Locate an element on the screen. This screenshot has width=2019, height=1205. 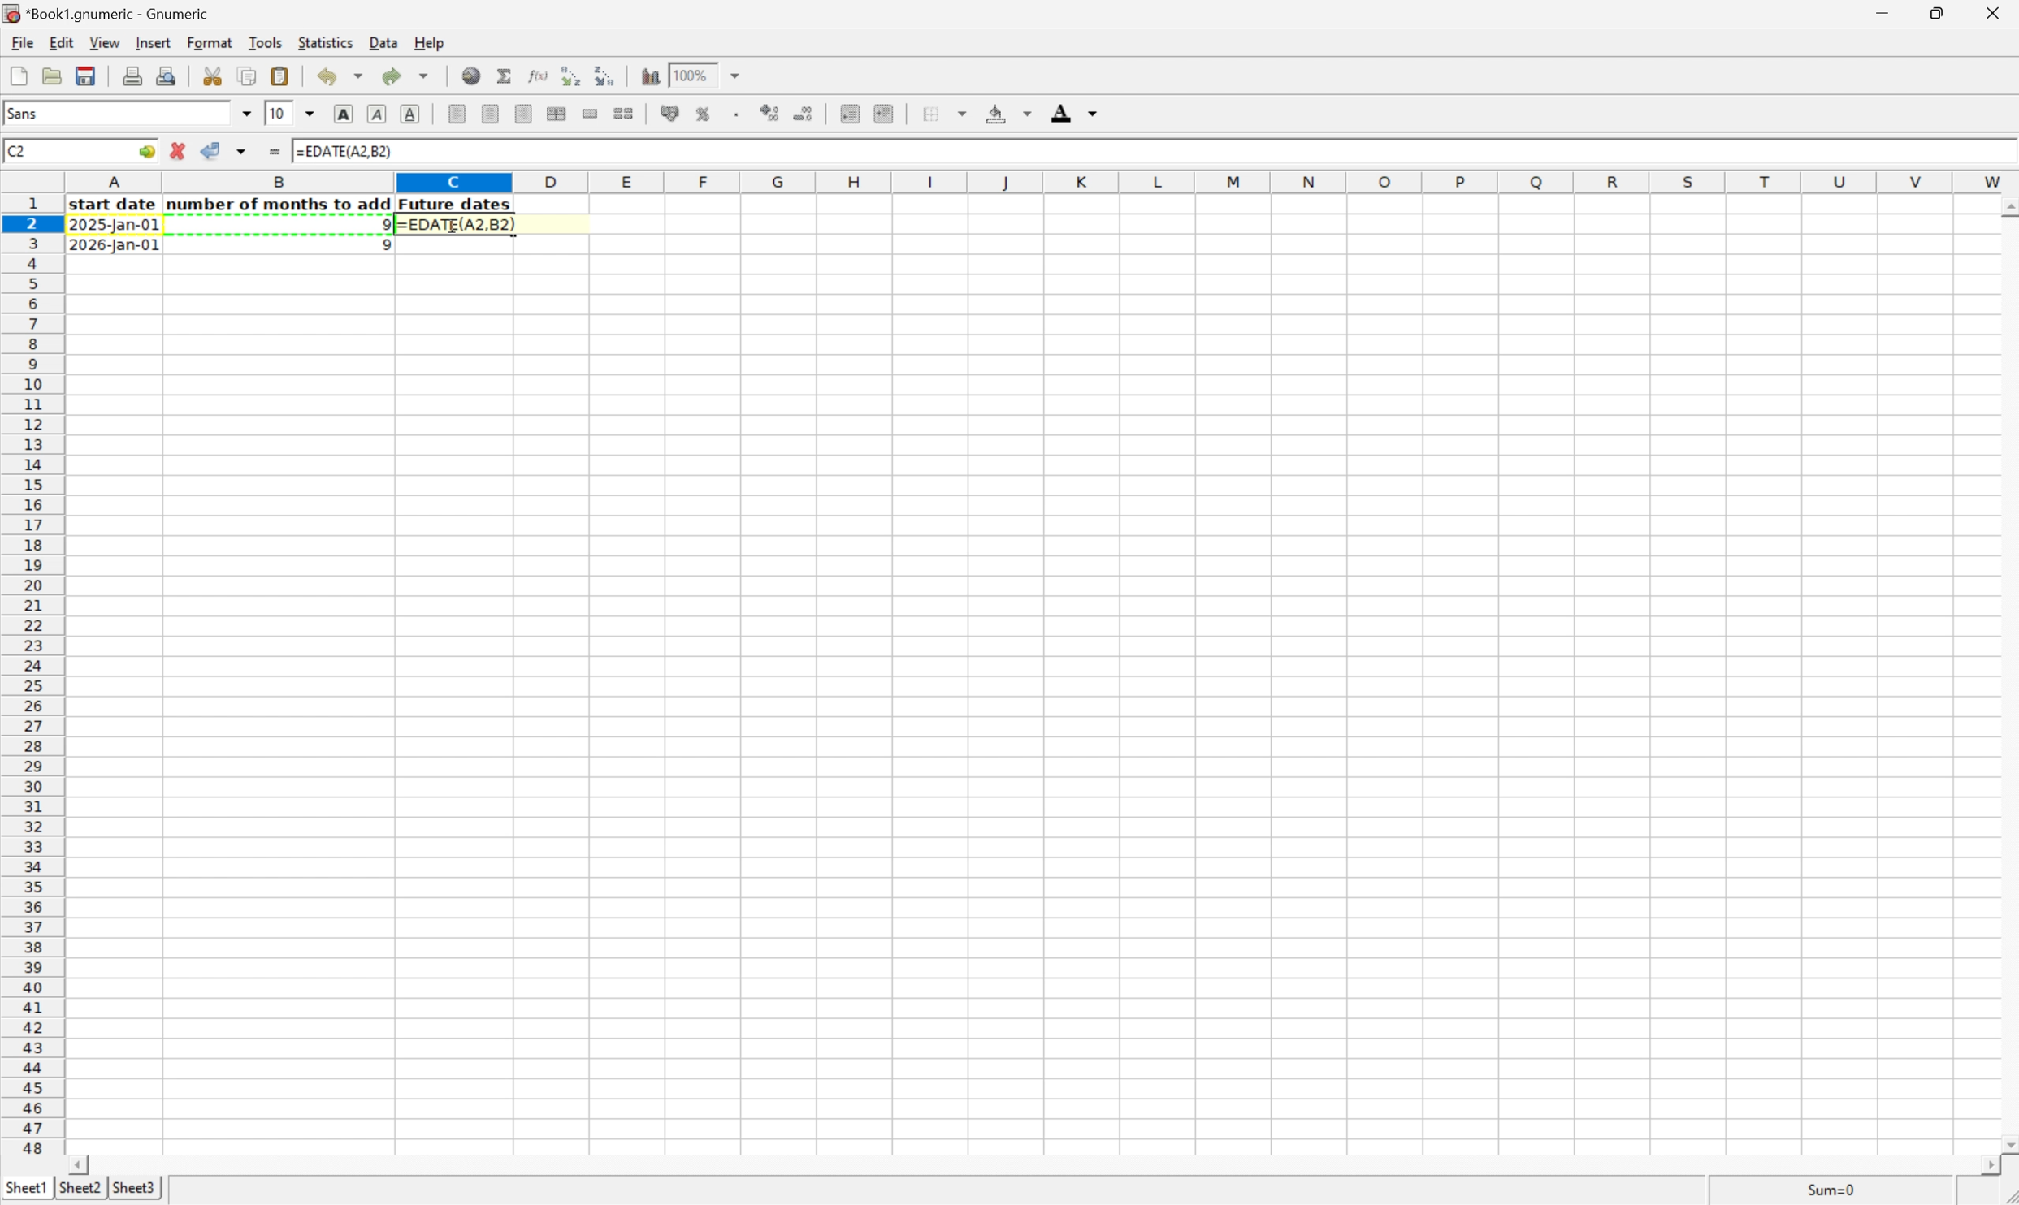
Increase the number of decimals displayed is located at coordinates (771, 115).